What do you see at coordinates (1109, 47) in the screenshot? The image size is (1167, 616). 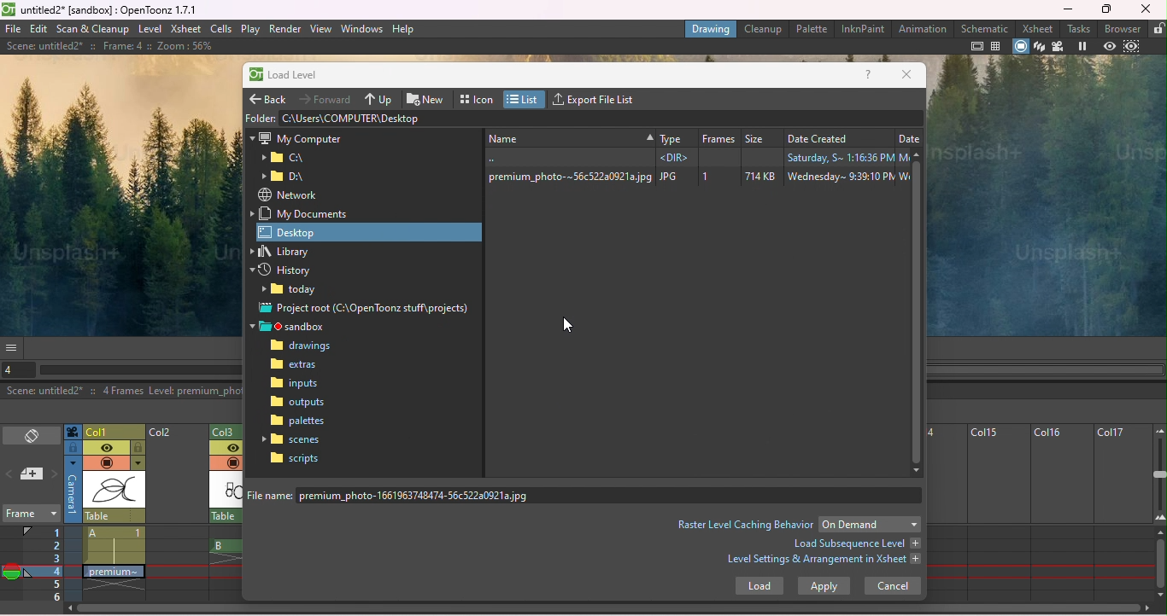 I see `Preview` at bounding box center [1109, 47].